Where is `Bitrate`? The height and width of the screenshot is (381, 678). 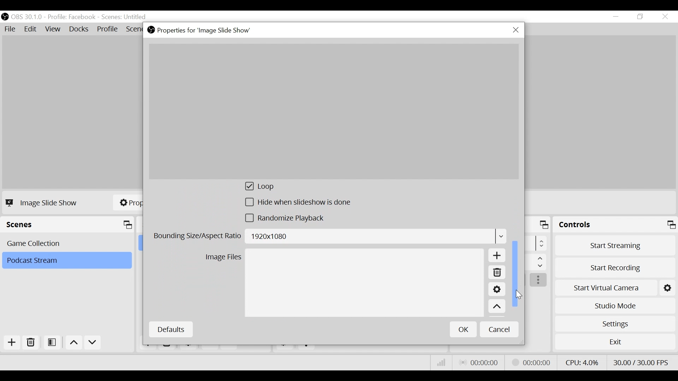 Bitrate is located at coordinates (441, 363).